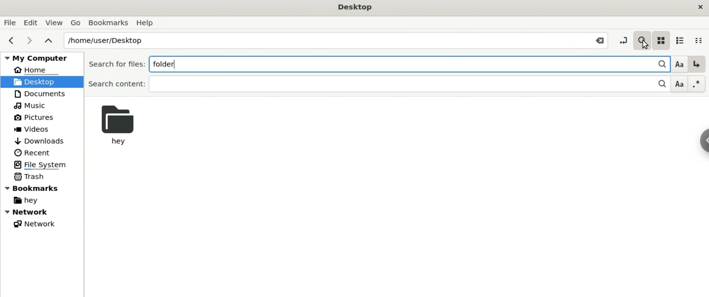  Describe the element at coordinates (30, 22) in the screenshot. I see `Edit` at that location.